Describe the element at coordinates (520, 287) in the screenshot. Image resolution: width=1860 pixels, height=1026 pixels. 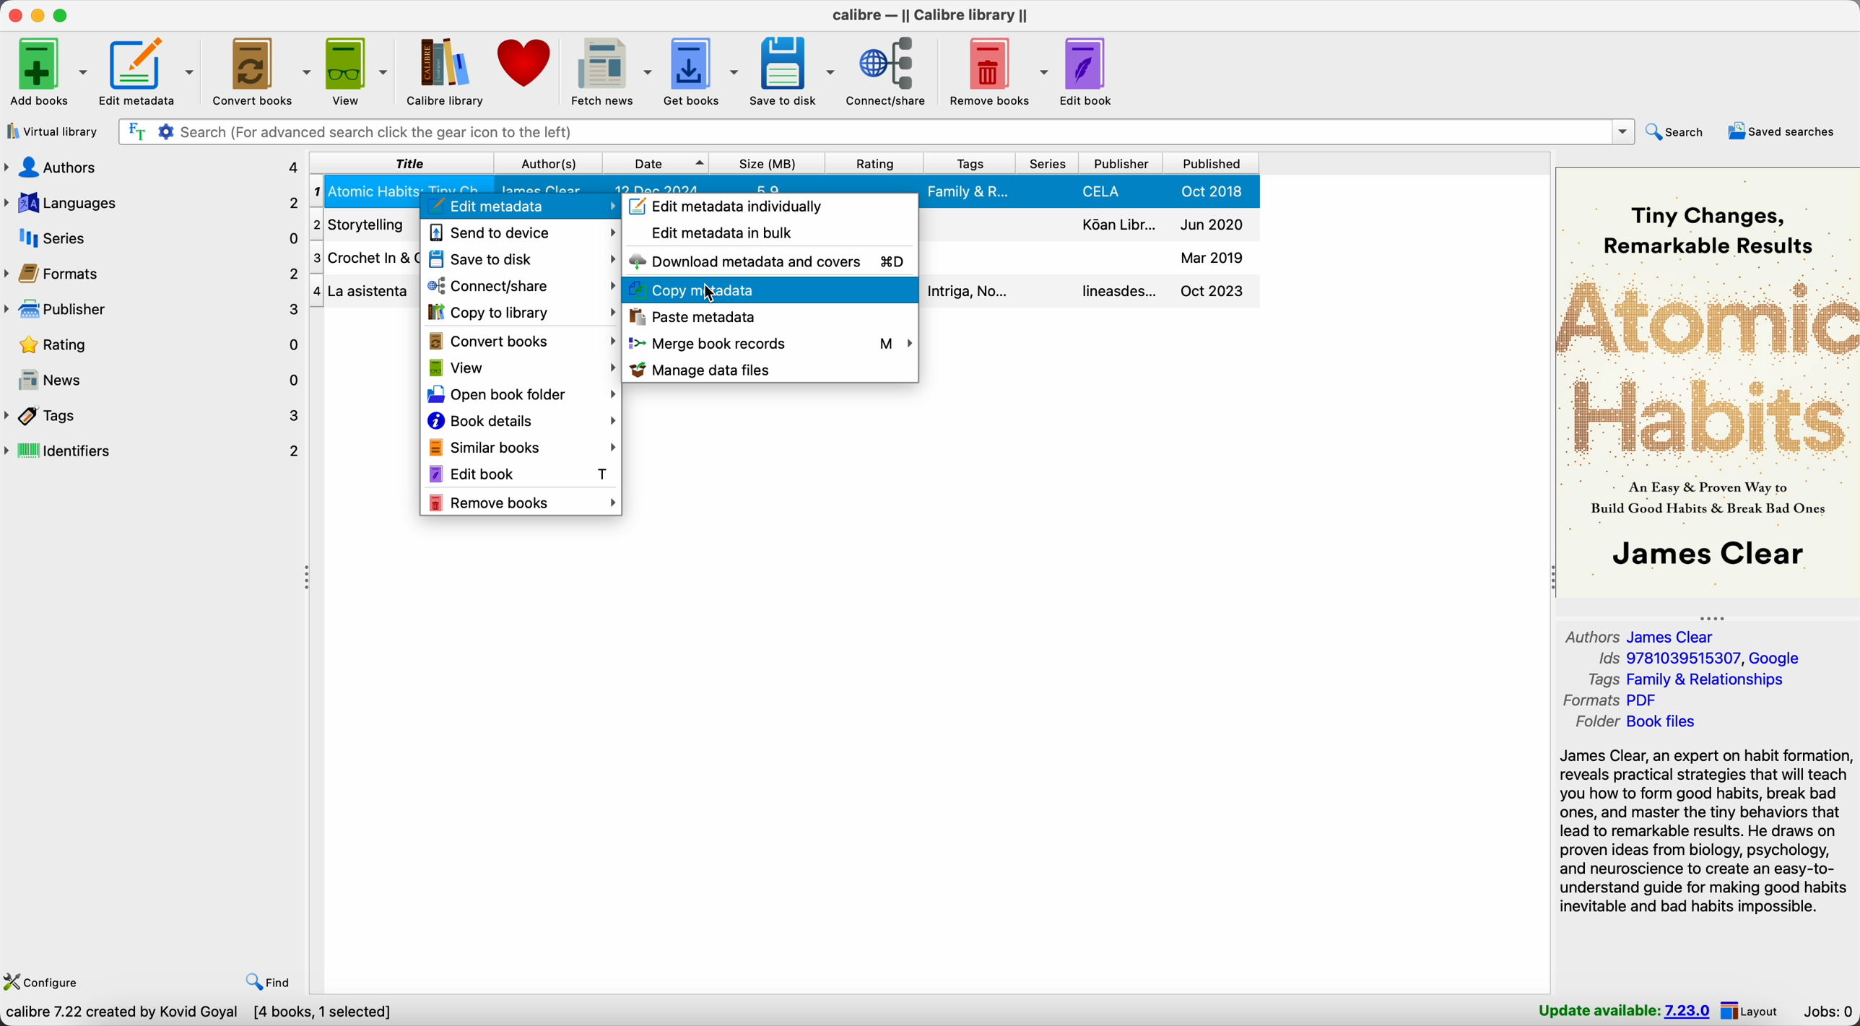
I see `connect/share` at that location.